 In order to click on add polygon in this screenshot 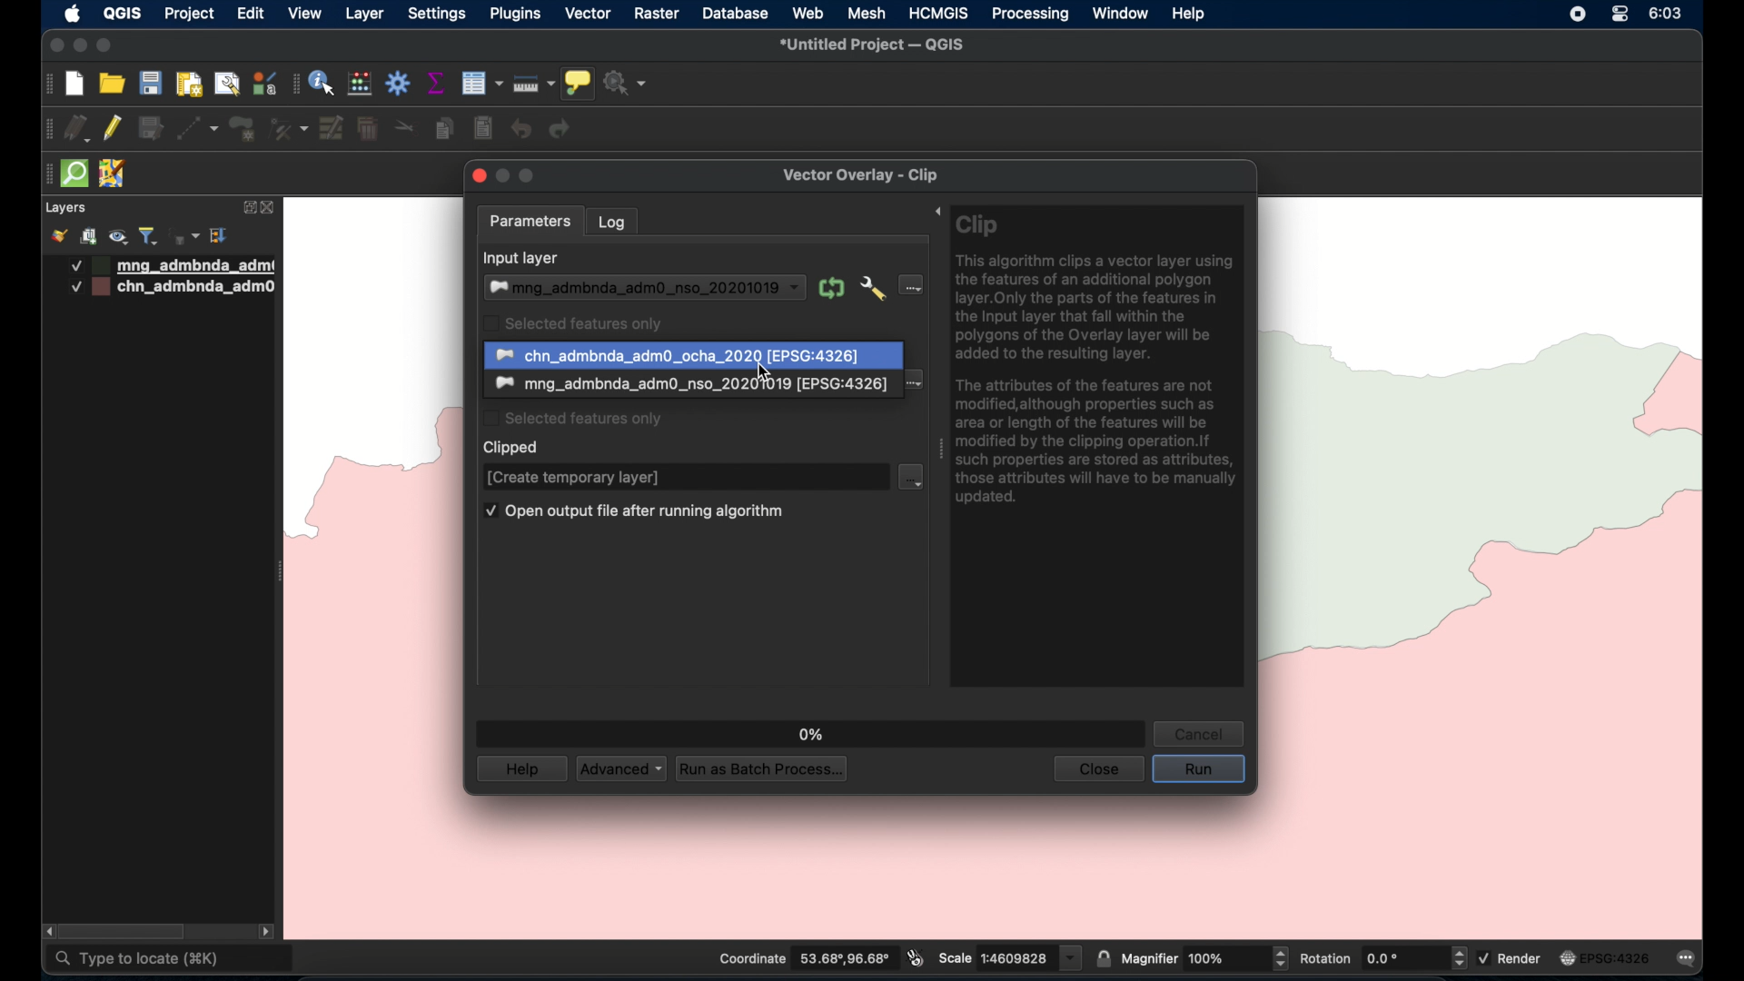, I will do `click(244, 130)`.